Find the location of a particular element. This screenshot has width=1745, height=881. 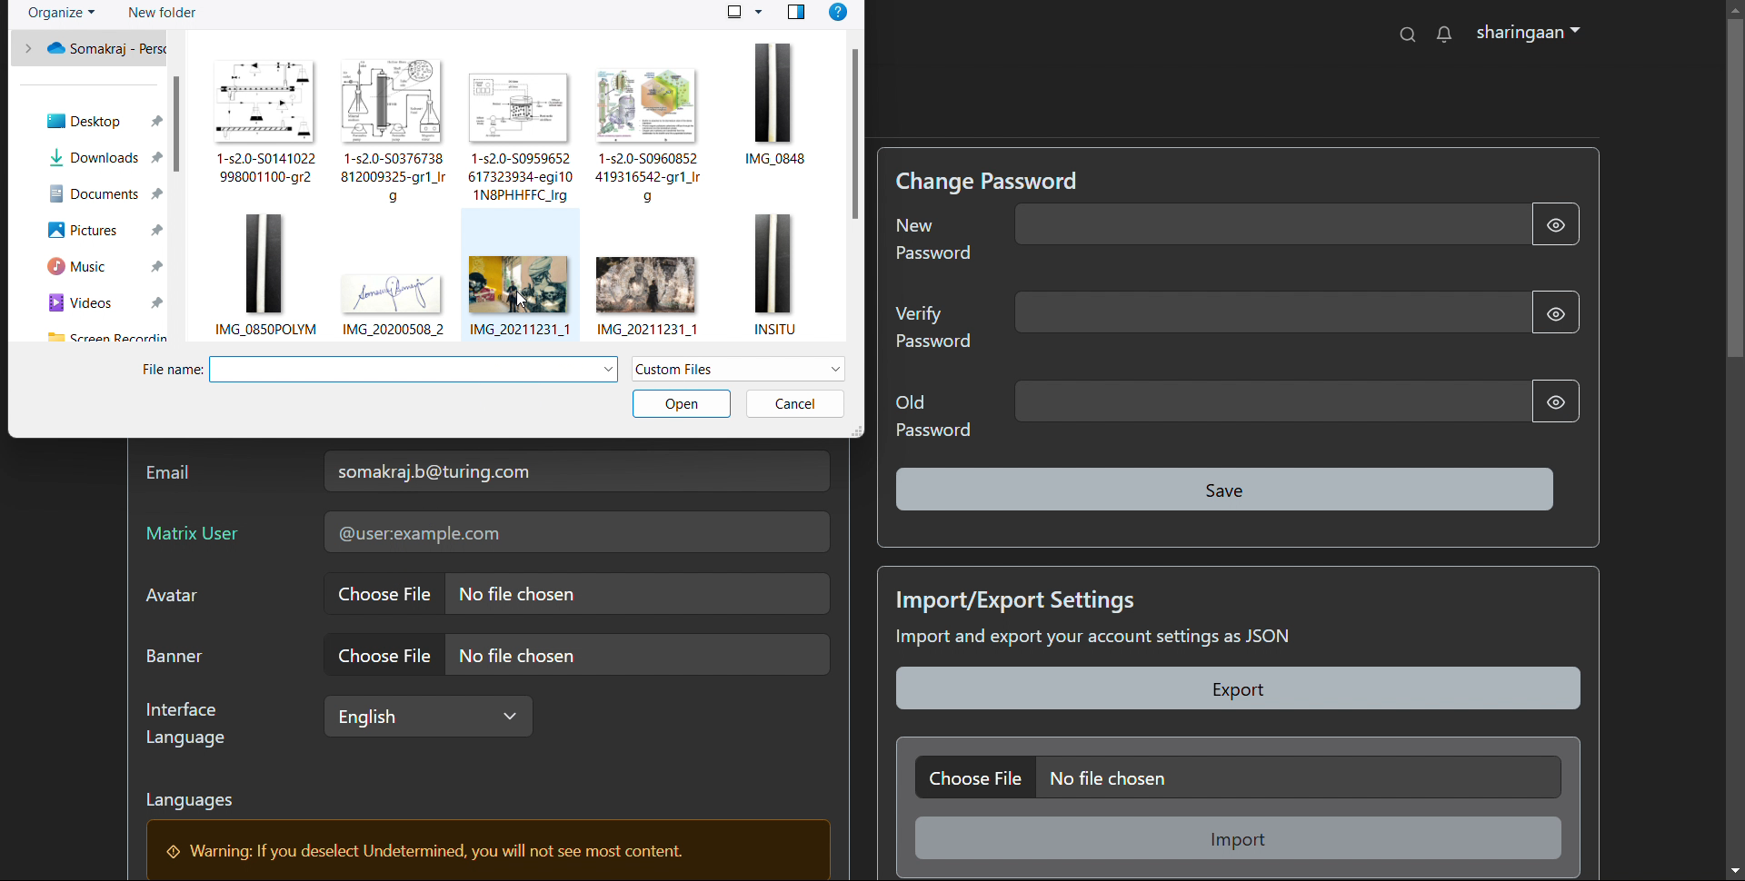

old password is located at coordinates (1272, 401).